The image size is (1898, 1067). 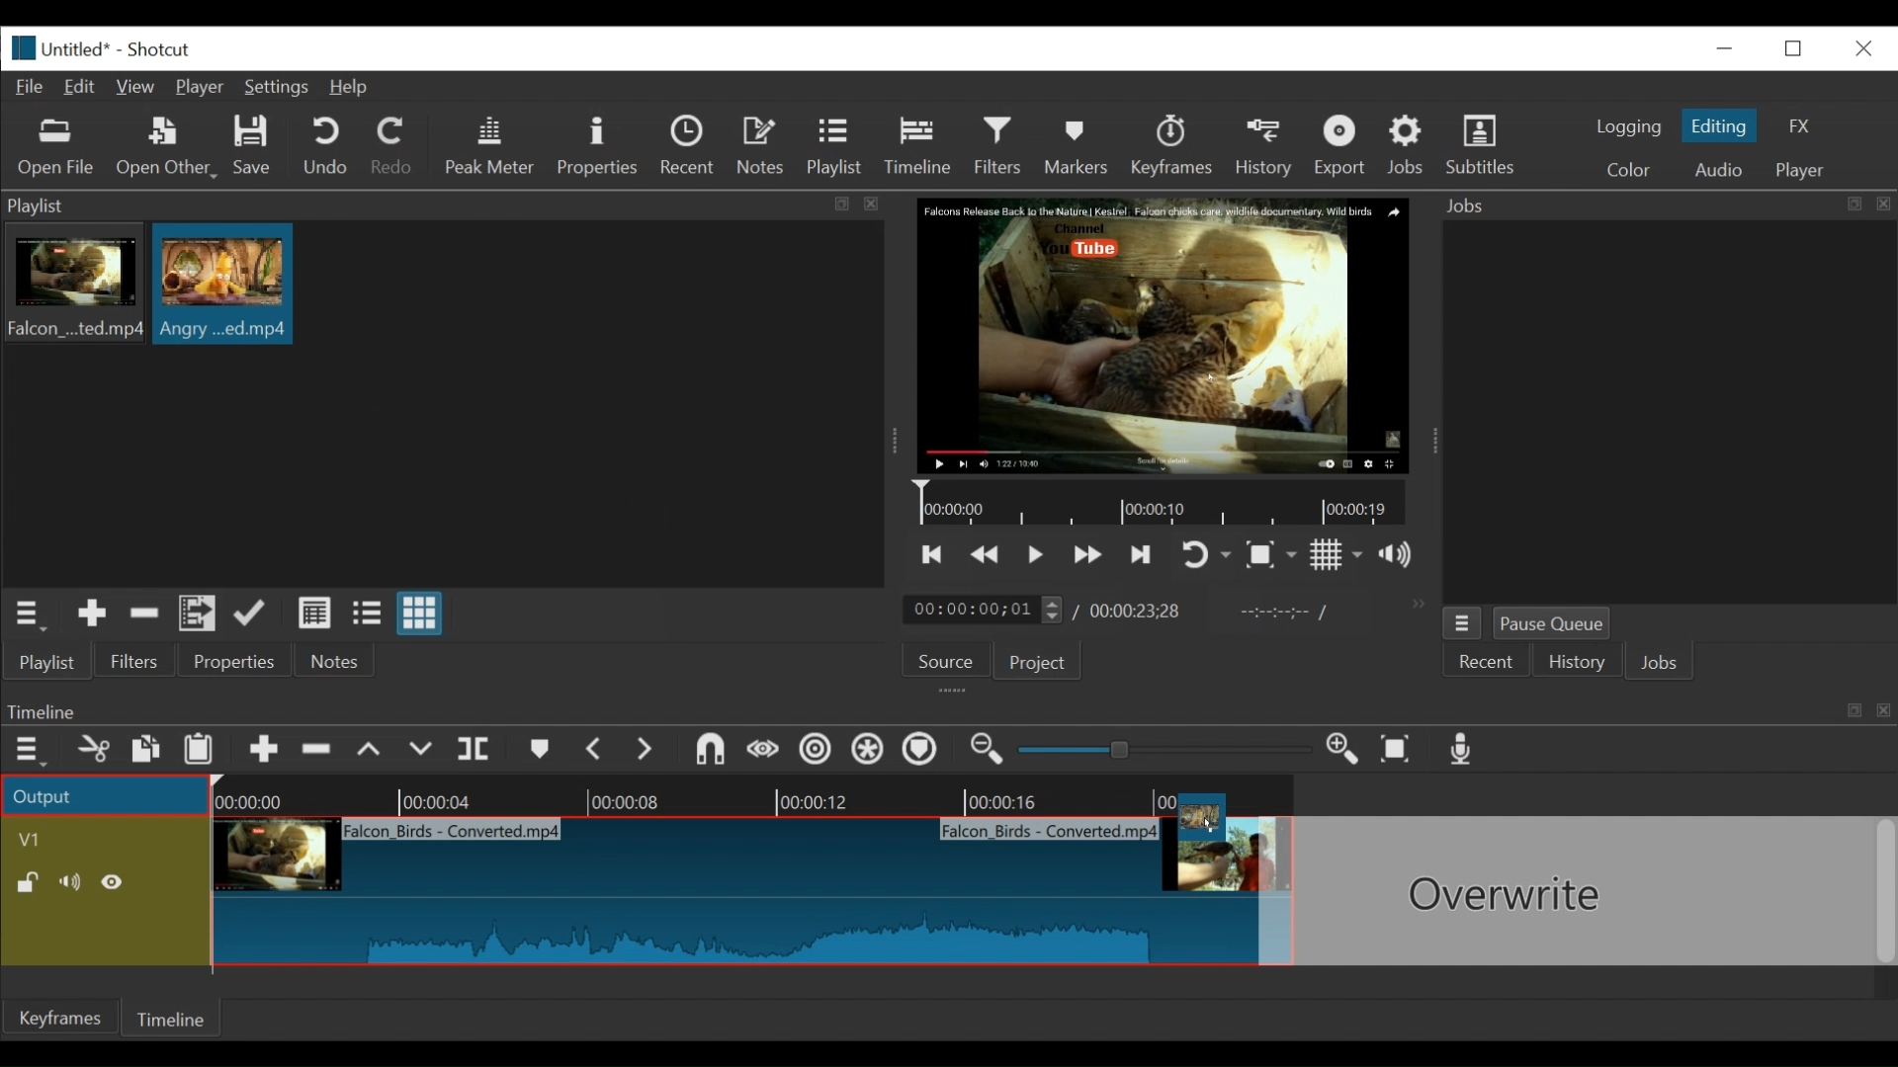 What do you see at coordinates (19, 45) in the screenshot?
I see `Shotcut logo` at bounding box center [19, 45].